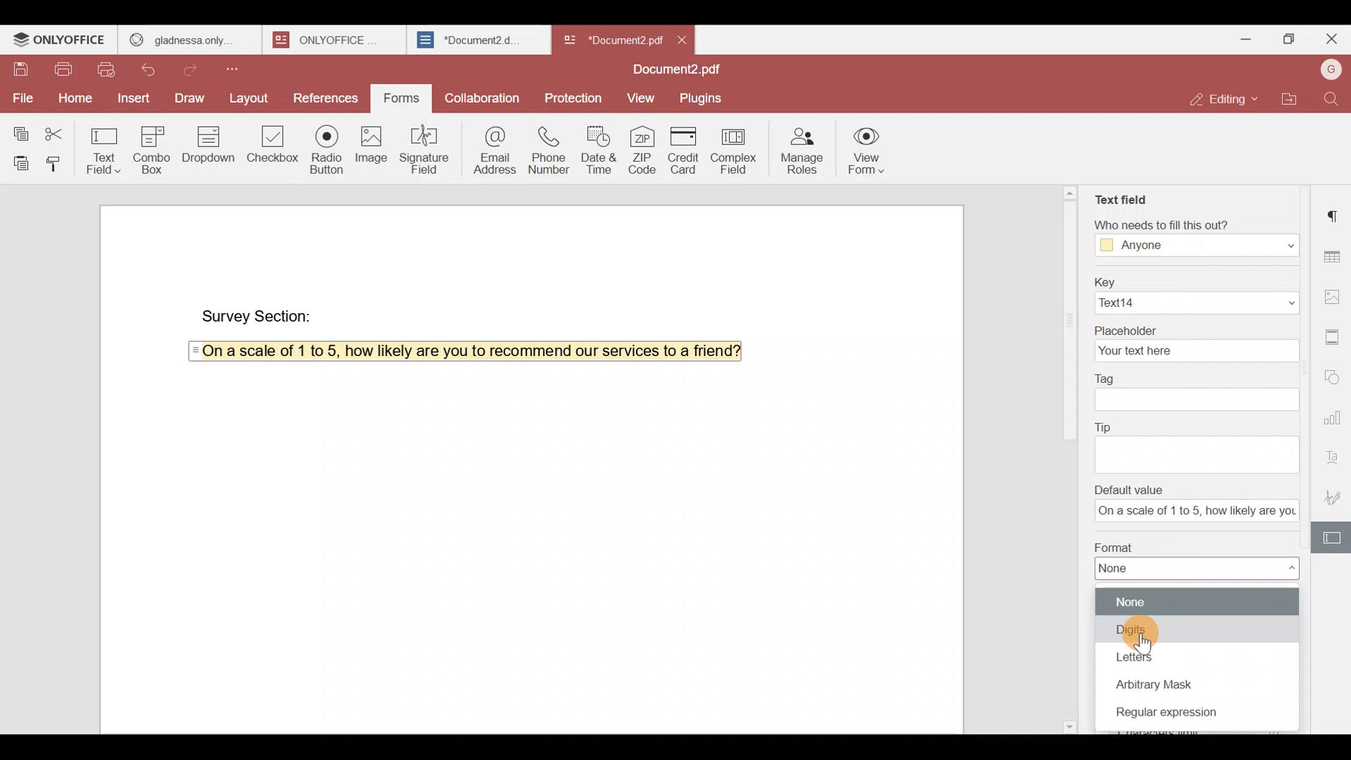 This screenshot has width=1351, height=760. I want to click on On a scale of 1 to 5, how likely are you to recommend our services to a friend?, so click(463, 351).